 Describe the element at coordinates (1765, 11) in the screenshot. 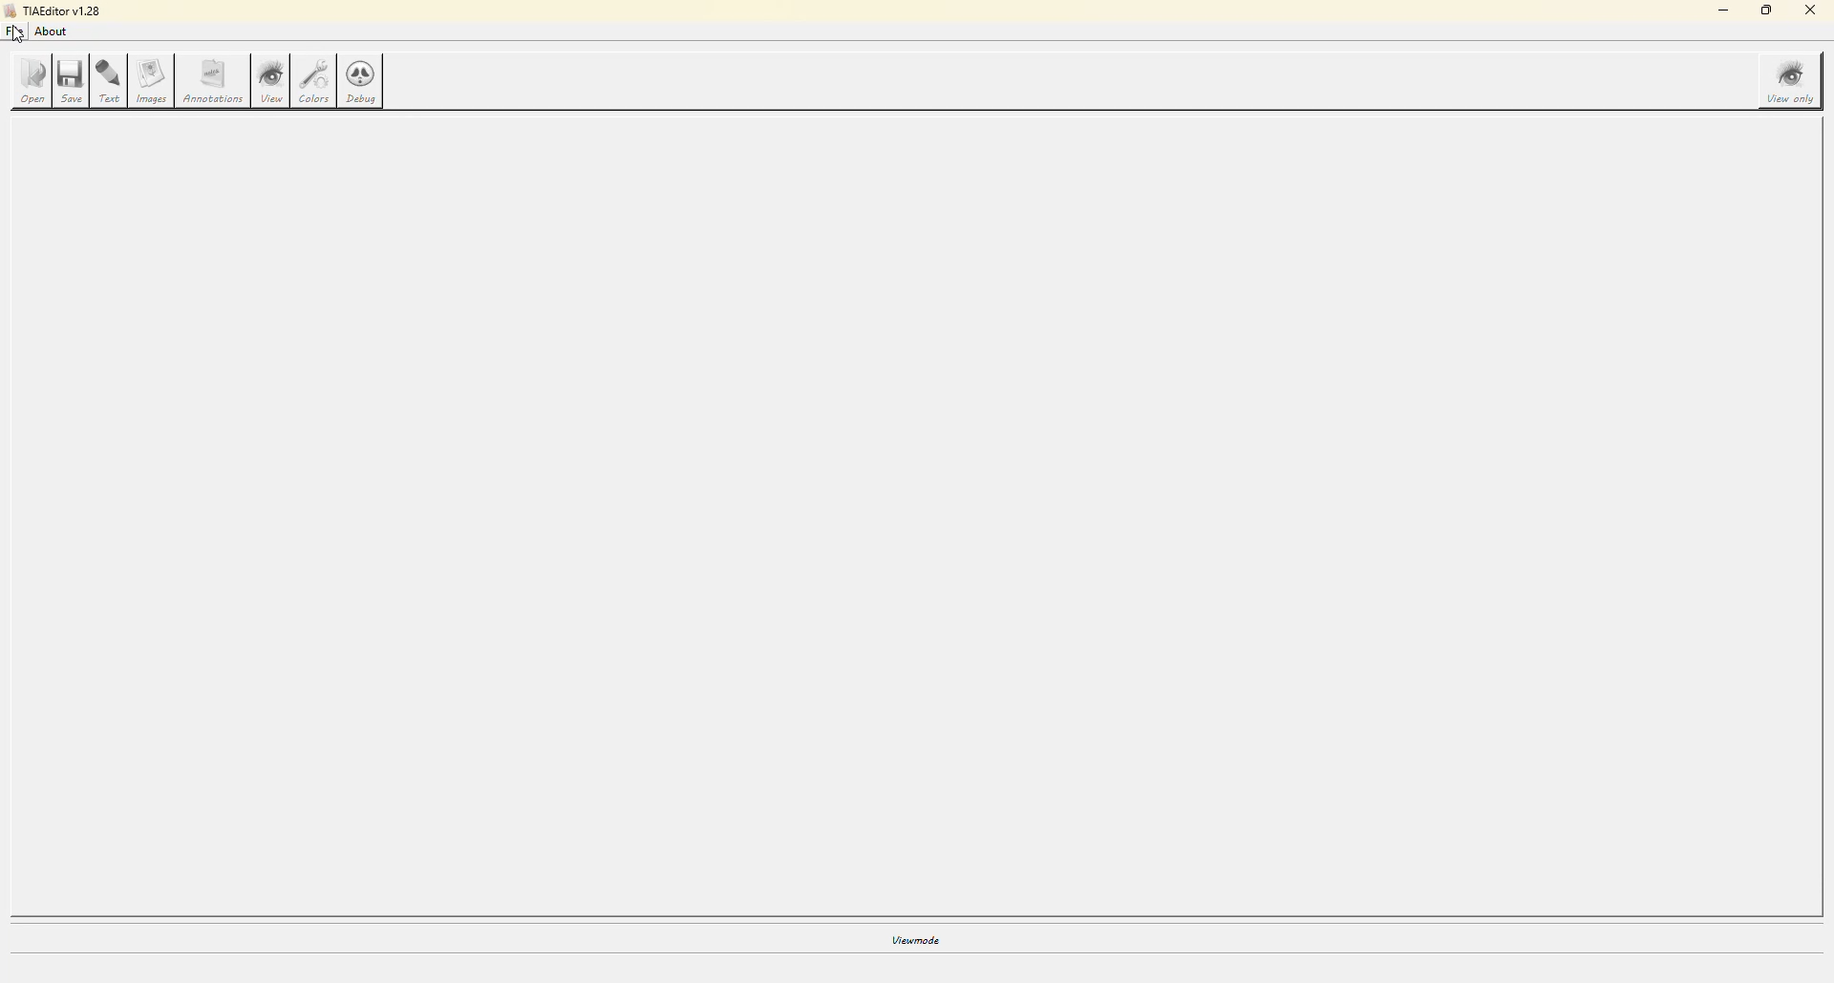

I see `maximize` at that location.